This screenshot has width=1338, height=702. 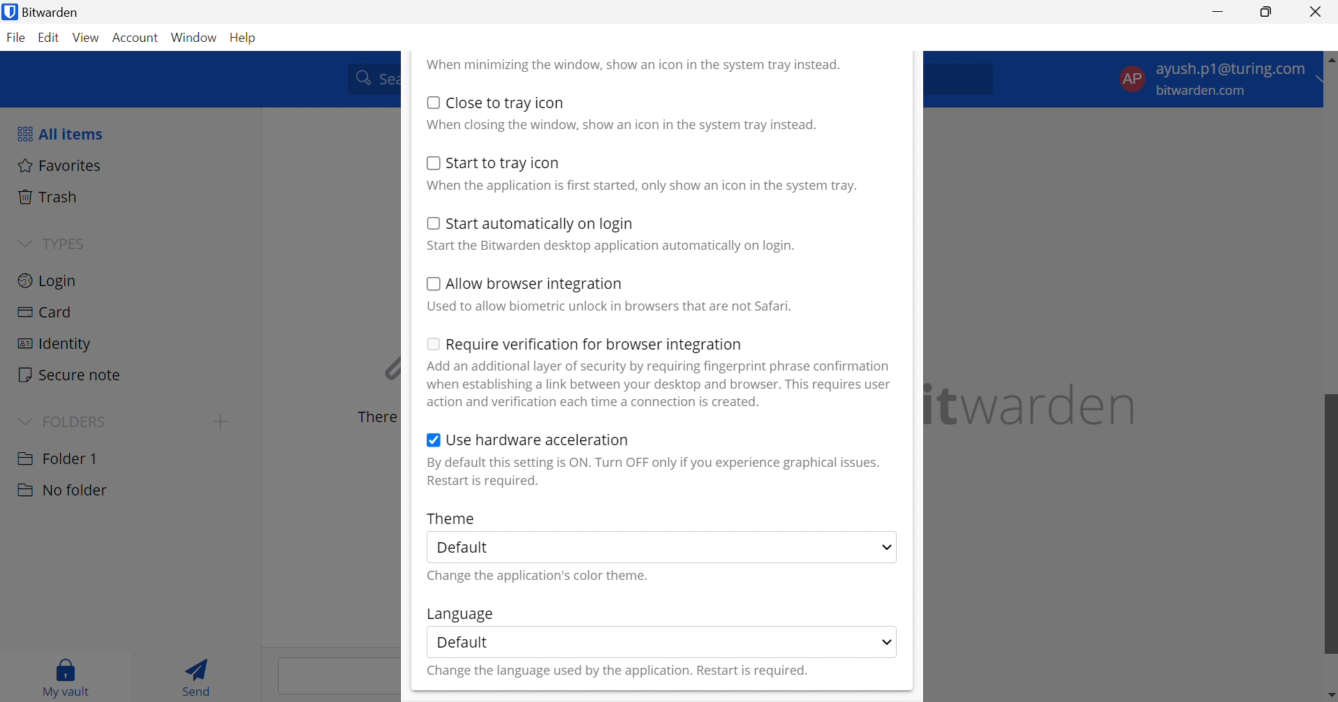 I want to click on Checkbox, so click(x=432, y=284).